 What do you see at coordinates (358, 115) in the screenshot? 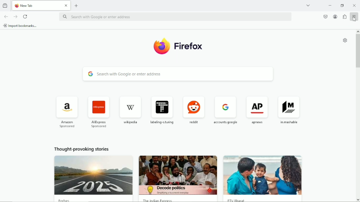
I see `vertical scrollbar` at bounding box center [358, 115].